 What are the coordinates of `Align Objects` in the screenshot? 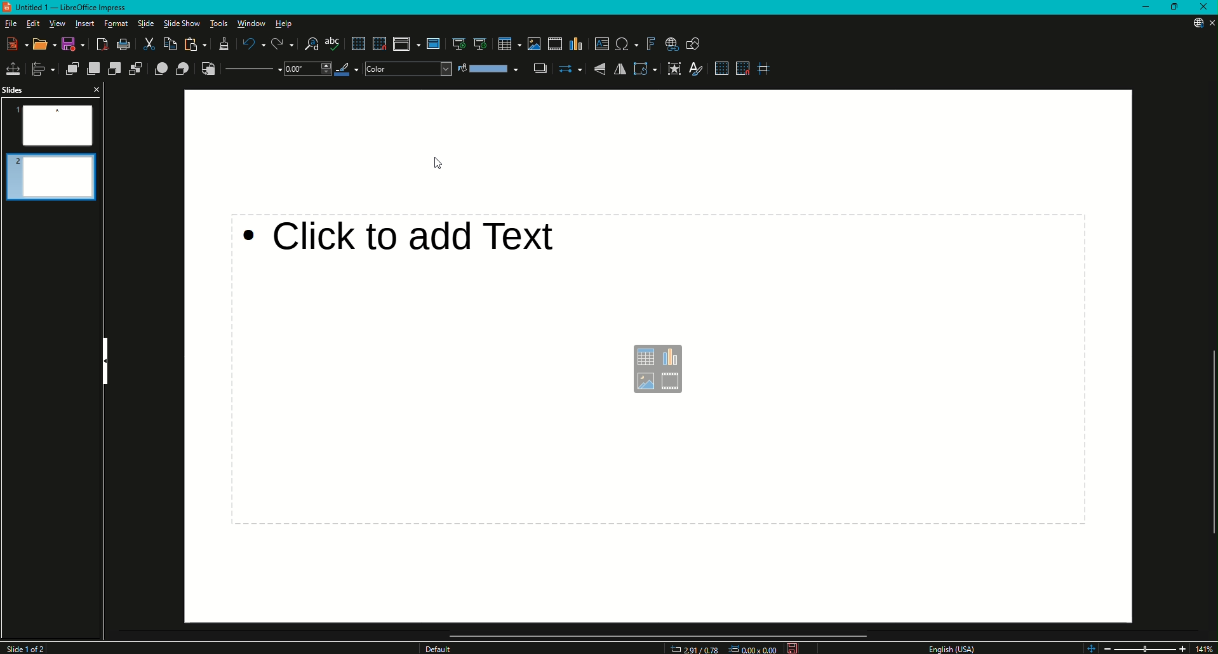 It's located at (42, 69).